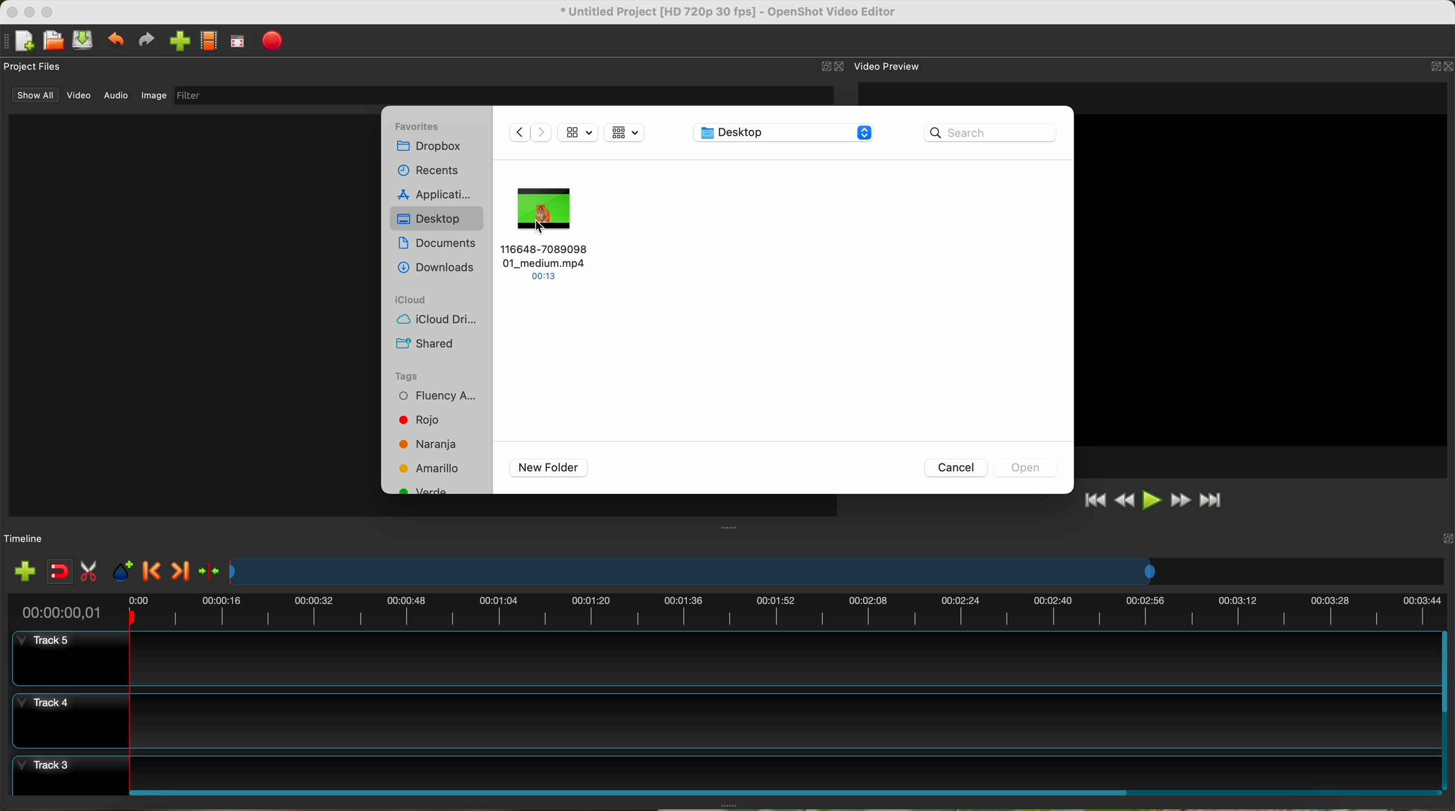 The width and height of the screenshot is (1455, 811). What do you see at coordinates (84, 40) in the screenshot?
I see `save project` at bounding box center [84, 40].